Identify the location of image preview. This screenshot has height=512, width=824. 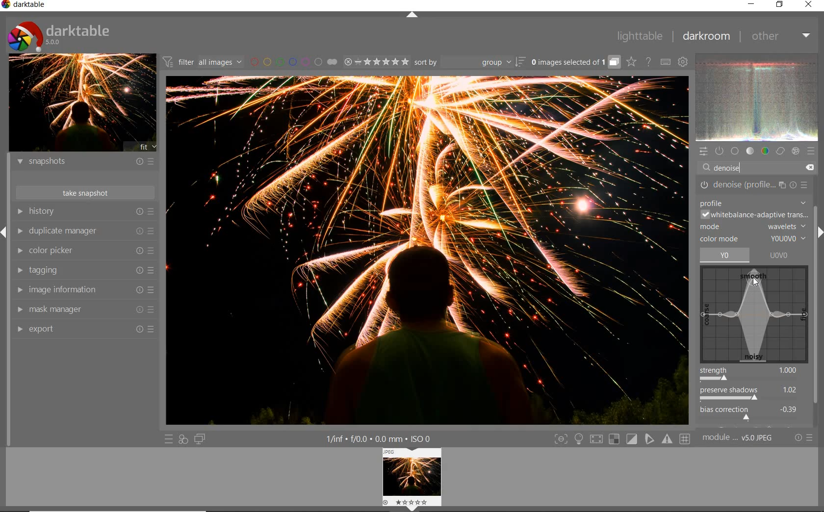
(82, 103).